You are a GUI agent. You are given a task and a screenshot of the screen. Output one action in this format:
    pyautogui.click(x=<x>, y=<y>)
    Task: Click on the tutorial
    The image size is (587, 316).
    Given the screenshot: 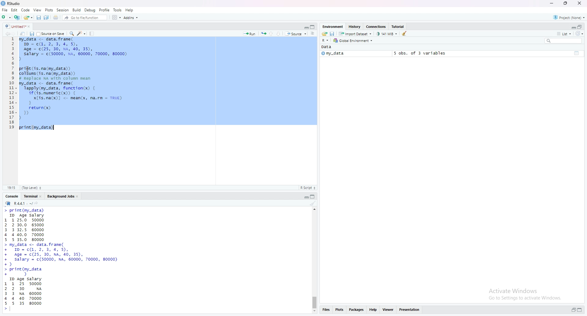 What is the action you would take?
    pyautogui.click(x=398, y=26)
    